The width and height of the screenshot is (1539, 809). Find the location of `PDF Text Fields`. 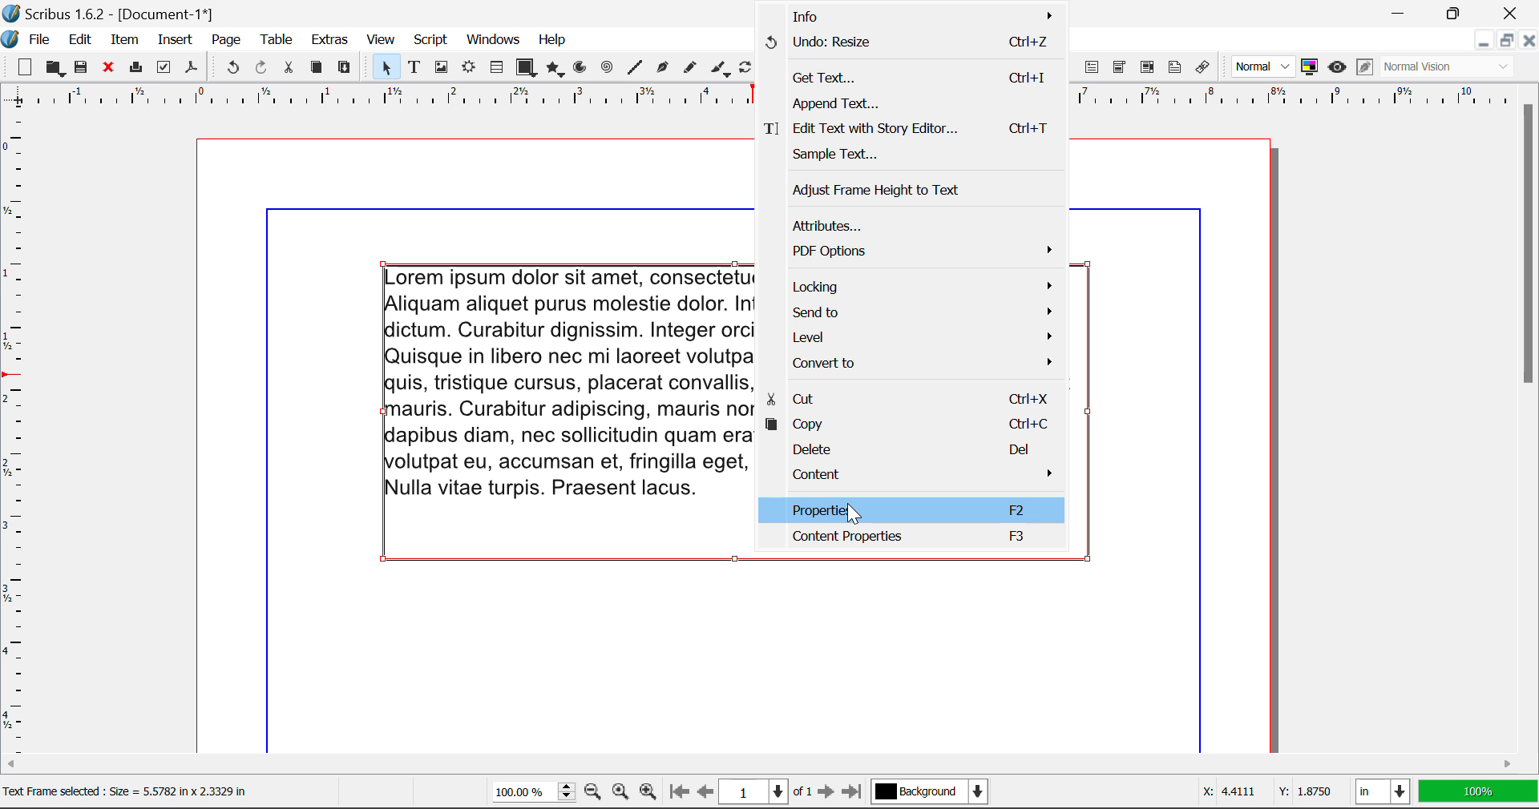

PDF Text Fields is located at coordinates (1092, 67).